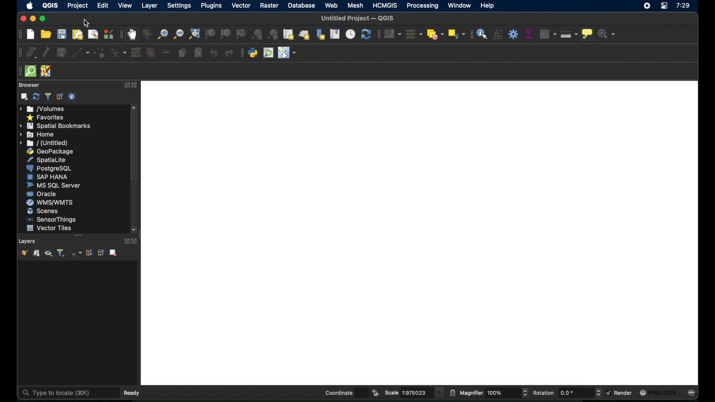 The height and width of the screenshot is (402, 715). Describe the element at coordinates (544, 392) in the screenshot. I see `rotation` at that location.